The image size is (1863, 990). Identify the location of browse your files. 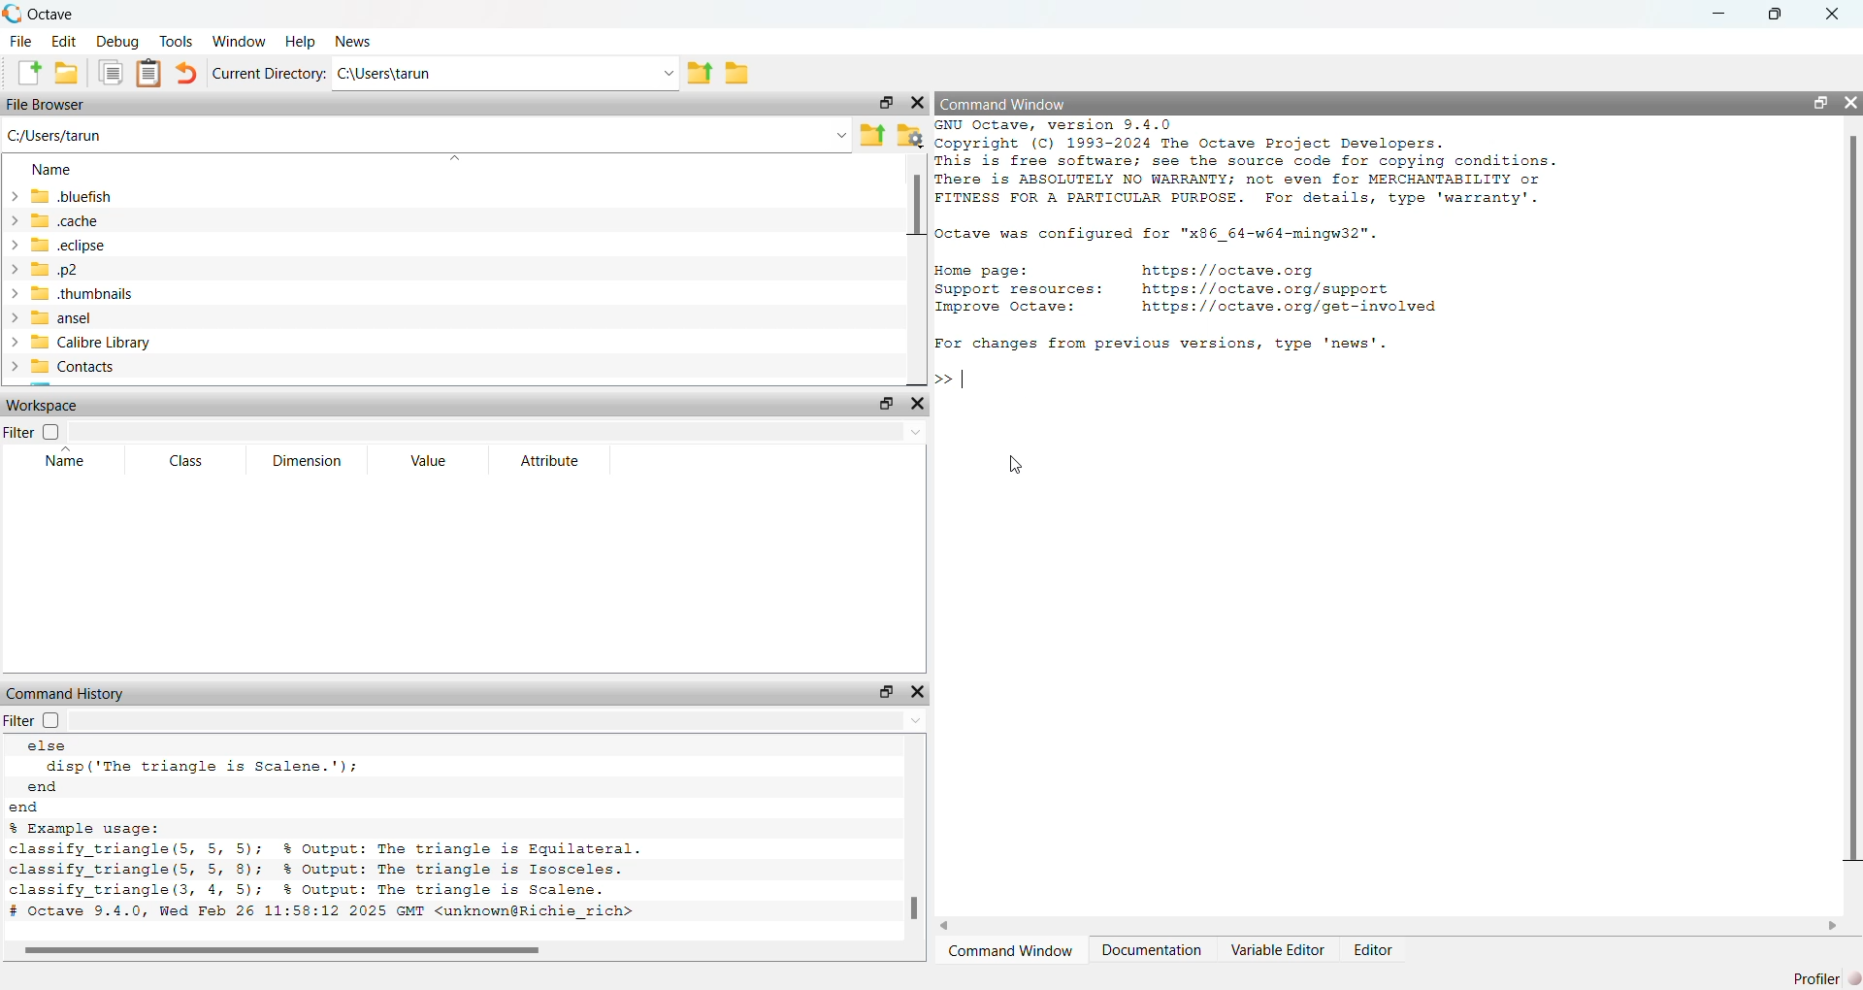
(911, 135).